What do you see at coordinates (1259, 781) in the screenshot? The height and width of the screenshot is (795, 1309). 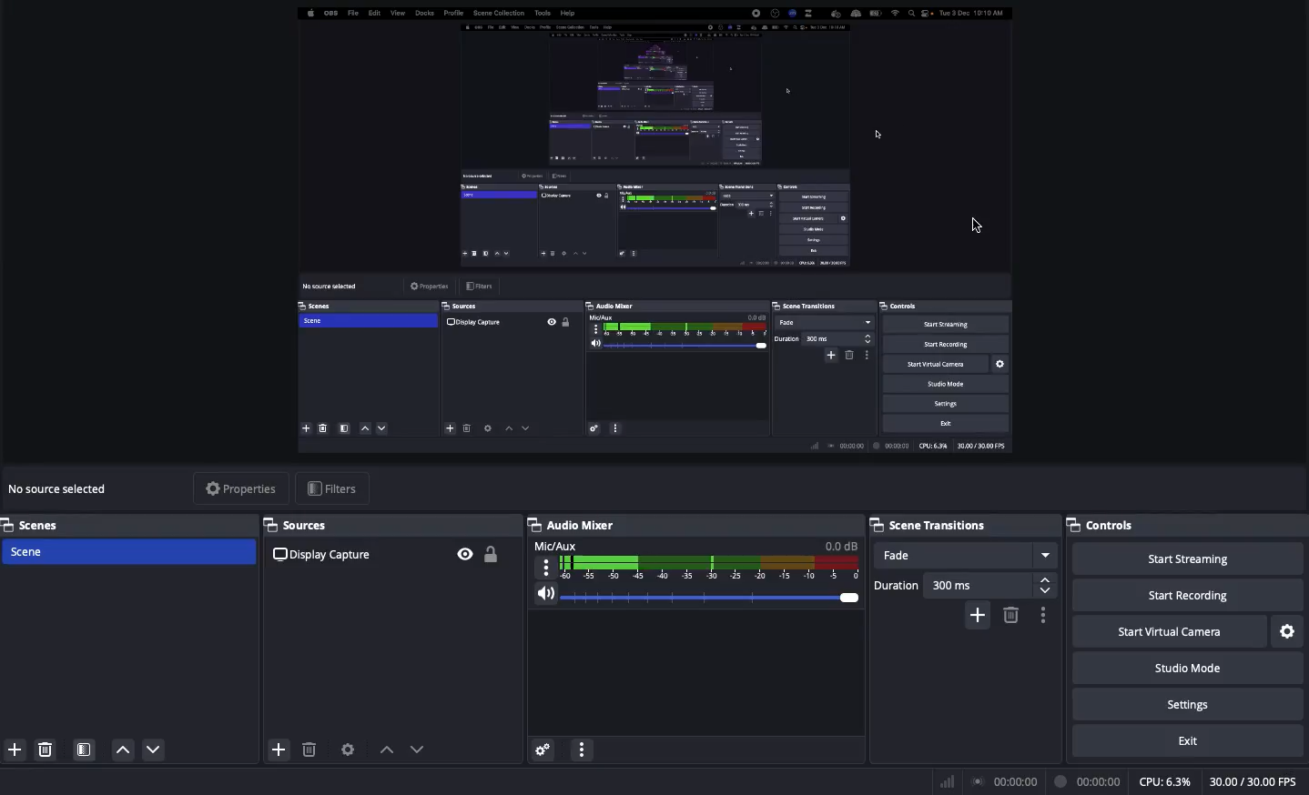 I see `FPS` at bounding box center [1259, 781].